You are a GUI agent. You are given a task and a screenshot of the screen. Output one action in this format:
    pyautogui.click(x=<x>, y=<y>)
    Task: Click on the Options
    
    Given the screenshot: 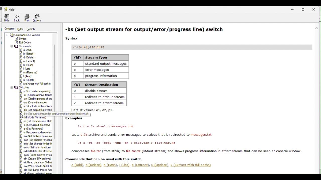 What is the action you would take?
    pyautogui.click(x=39, y=18)
    